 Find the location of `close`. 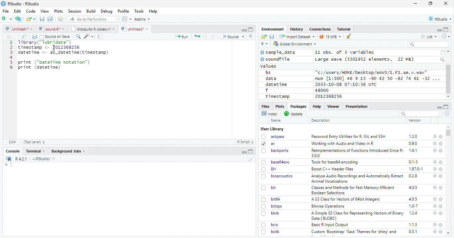

close is located at coordinates (441, 225).